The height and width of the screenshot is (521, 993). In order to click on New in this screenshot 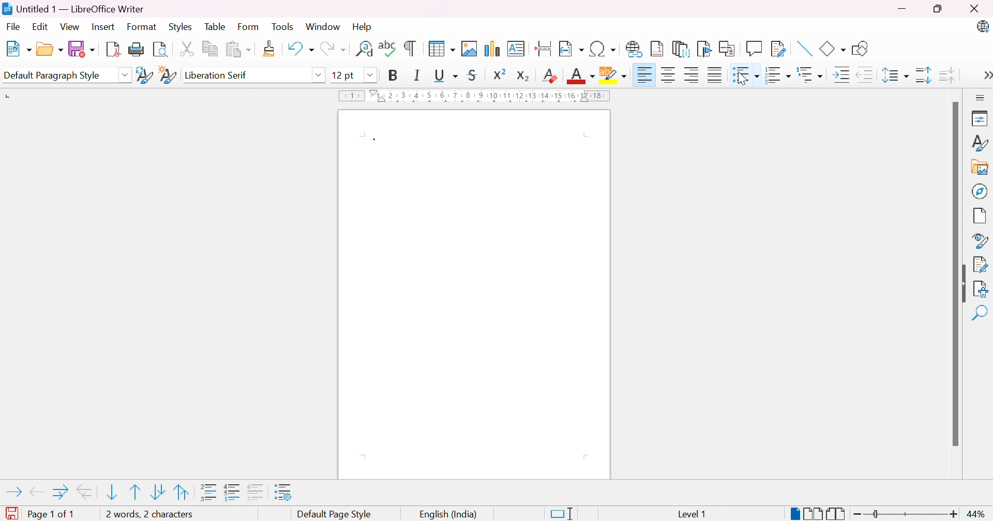, I will do `click(18, 48)`.